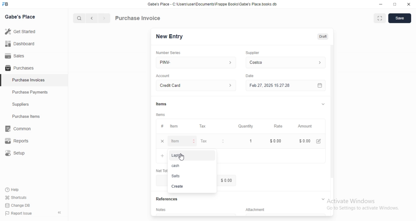 This screenshot has width=416, height=221. What do you see at coordinates (244, 126) in the screenshot?
I see `Quantity` at bounding box center [244, 126].